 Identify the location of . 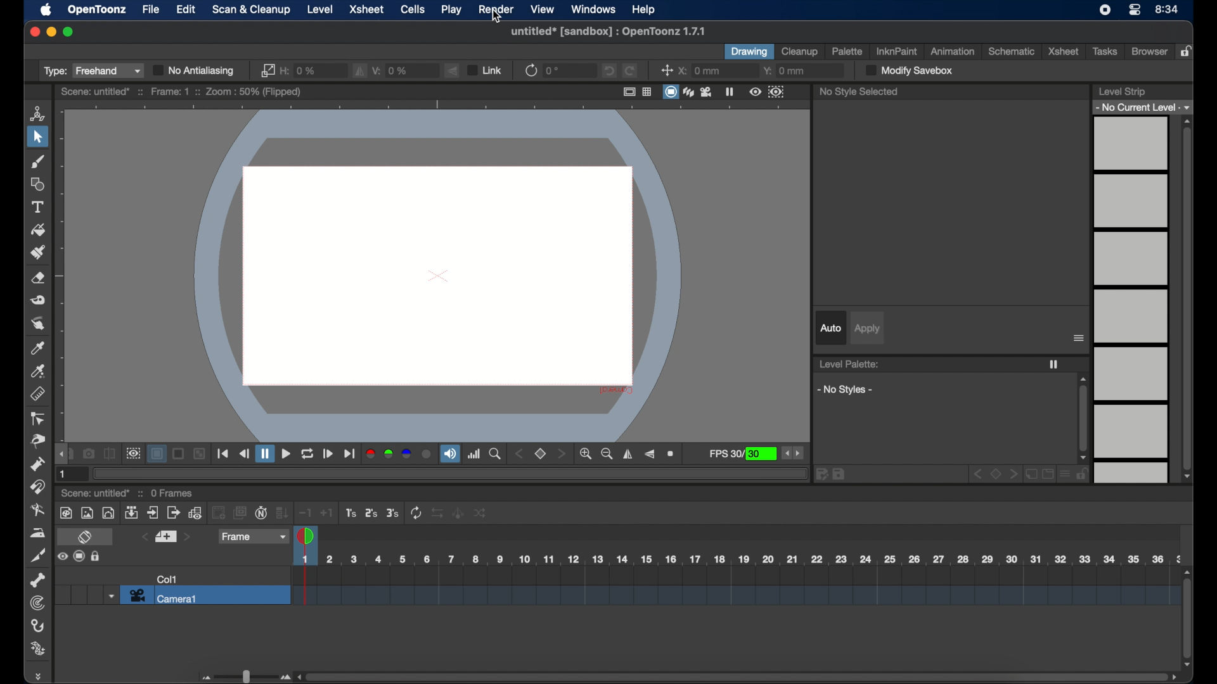
(88, 514).